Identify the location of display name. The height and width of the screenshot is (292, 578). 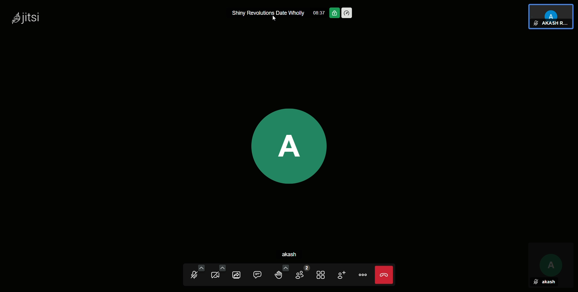
(296, 254).